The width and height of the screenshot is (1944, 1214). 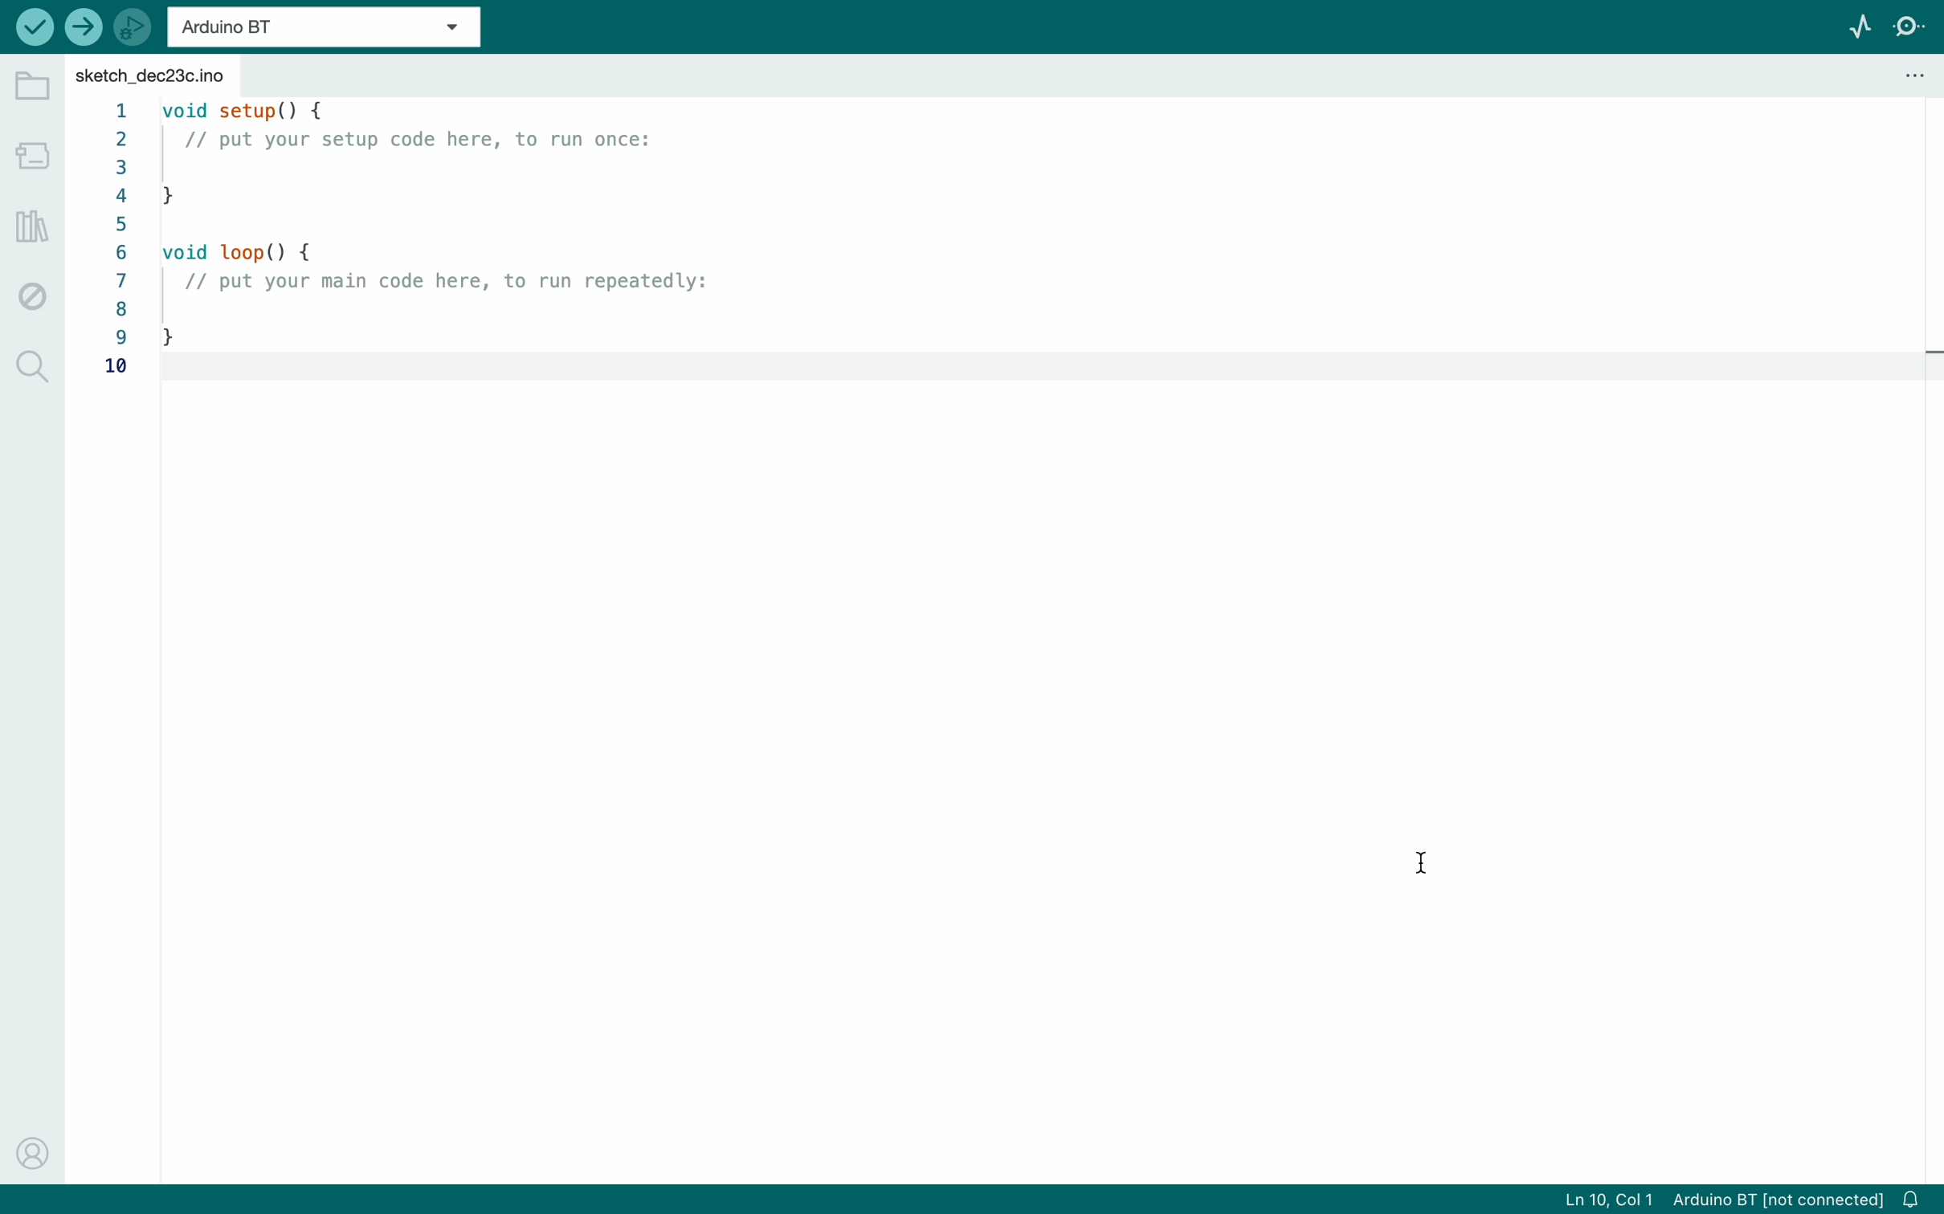 What do you see at coordinates (186, 77) in the screenshot?
I see `file tab` at bounding box center [186, 77].